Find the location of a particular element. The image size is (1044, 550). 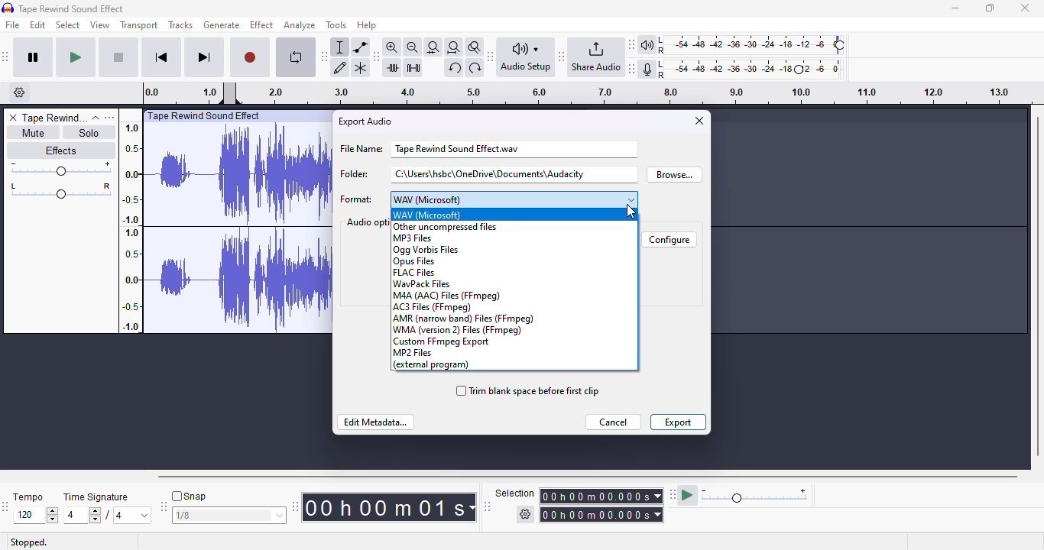

analyze is located at coordinates (300, 25).